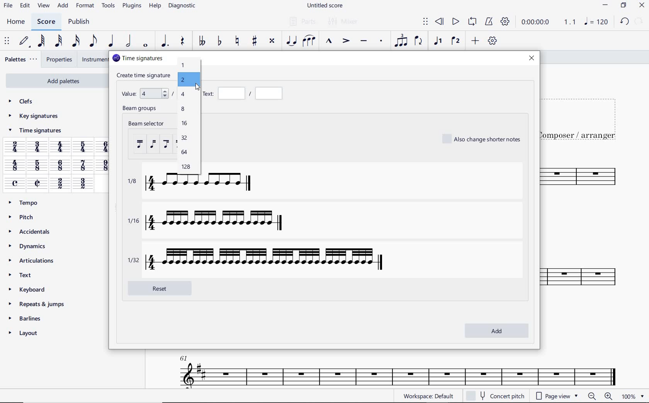 Image resolution: width=649 pixels, height=403 pixels. Describe the element at coordinates (56, 81) in the screenshot. I see `ADD PALETTES` at that location.